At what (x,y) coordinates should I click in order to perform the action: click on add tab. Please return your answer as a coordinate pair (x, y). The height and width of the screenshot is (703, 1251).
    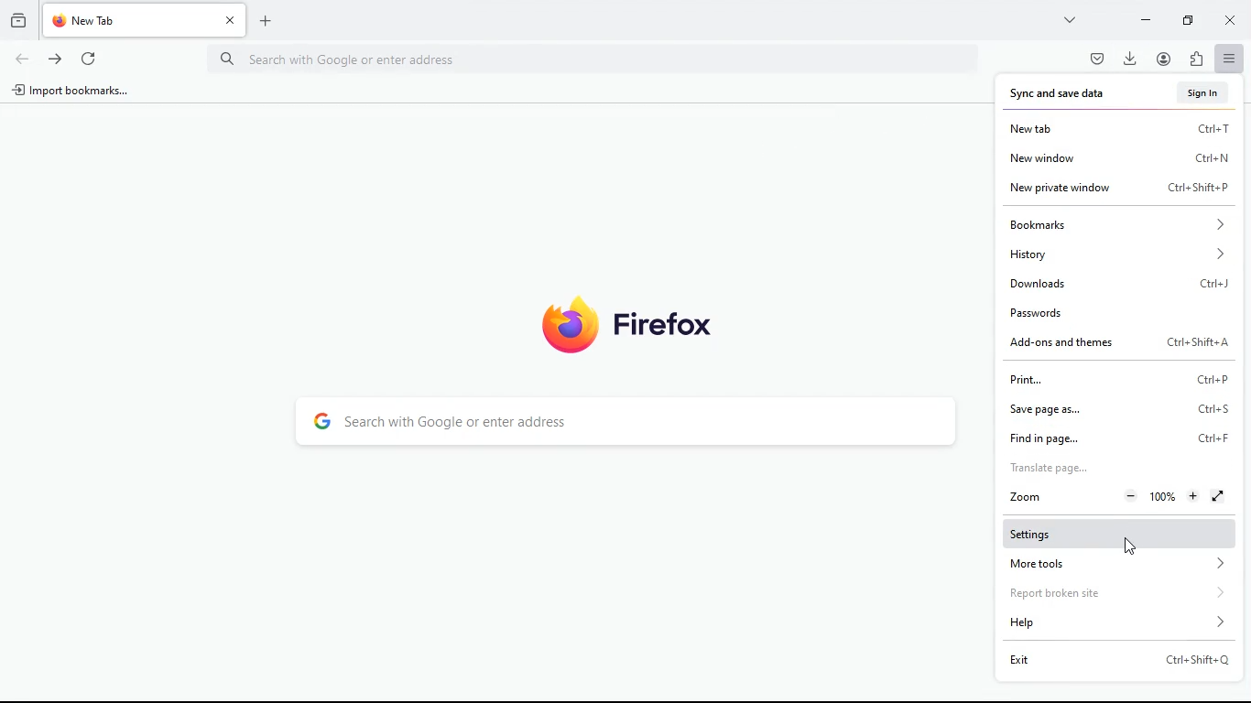
    Looking at the image, I should click on (270, 20).